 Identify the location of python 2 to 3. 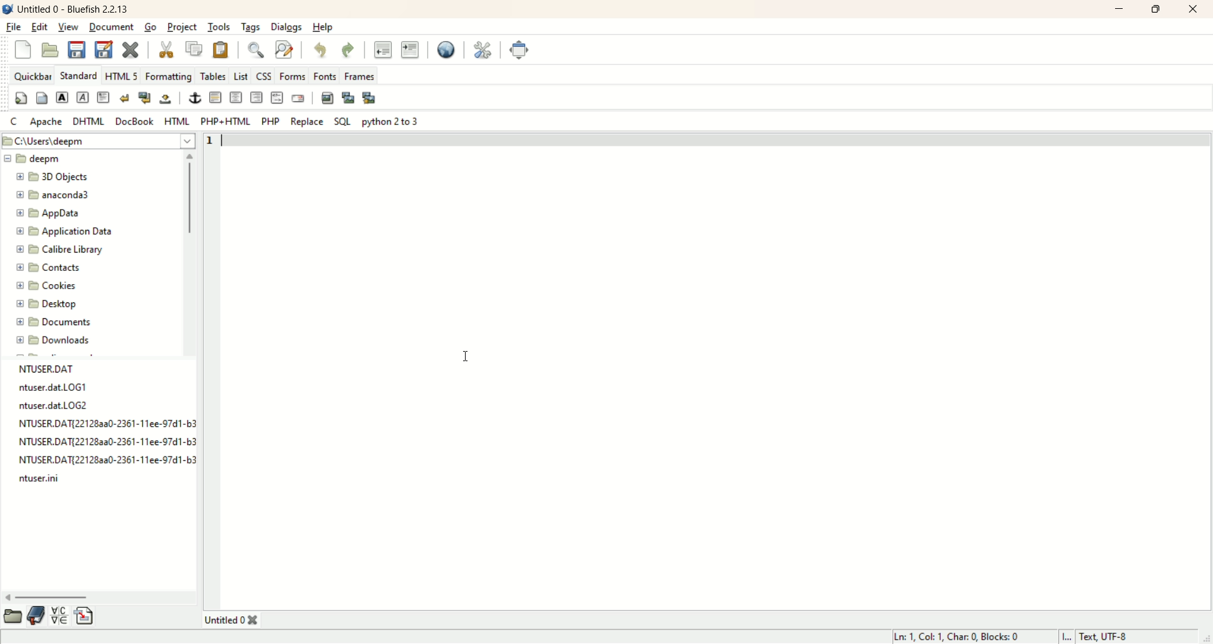
(391, 120).